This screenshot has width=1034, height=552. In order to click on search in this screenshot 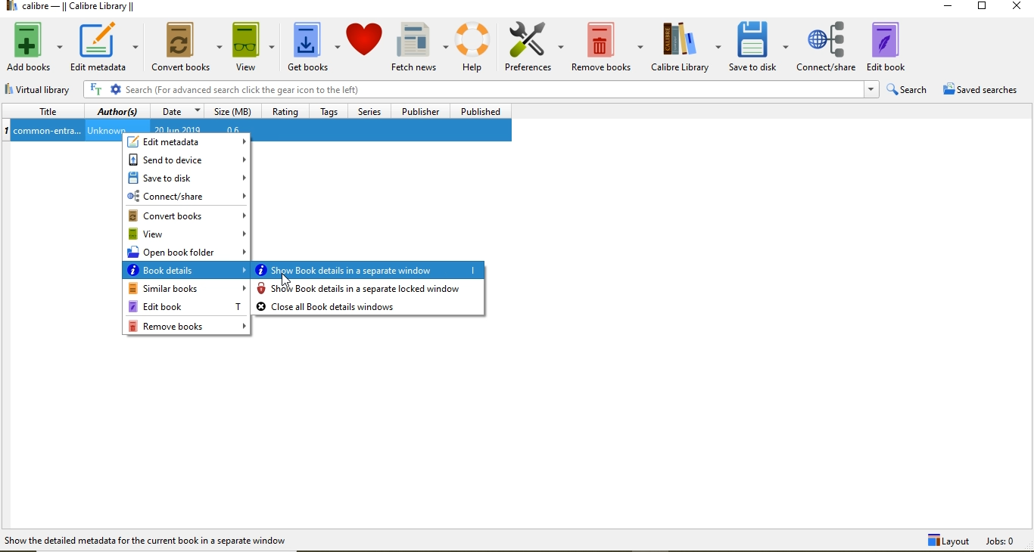, I will do `click(906, 90)`.